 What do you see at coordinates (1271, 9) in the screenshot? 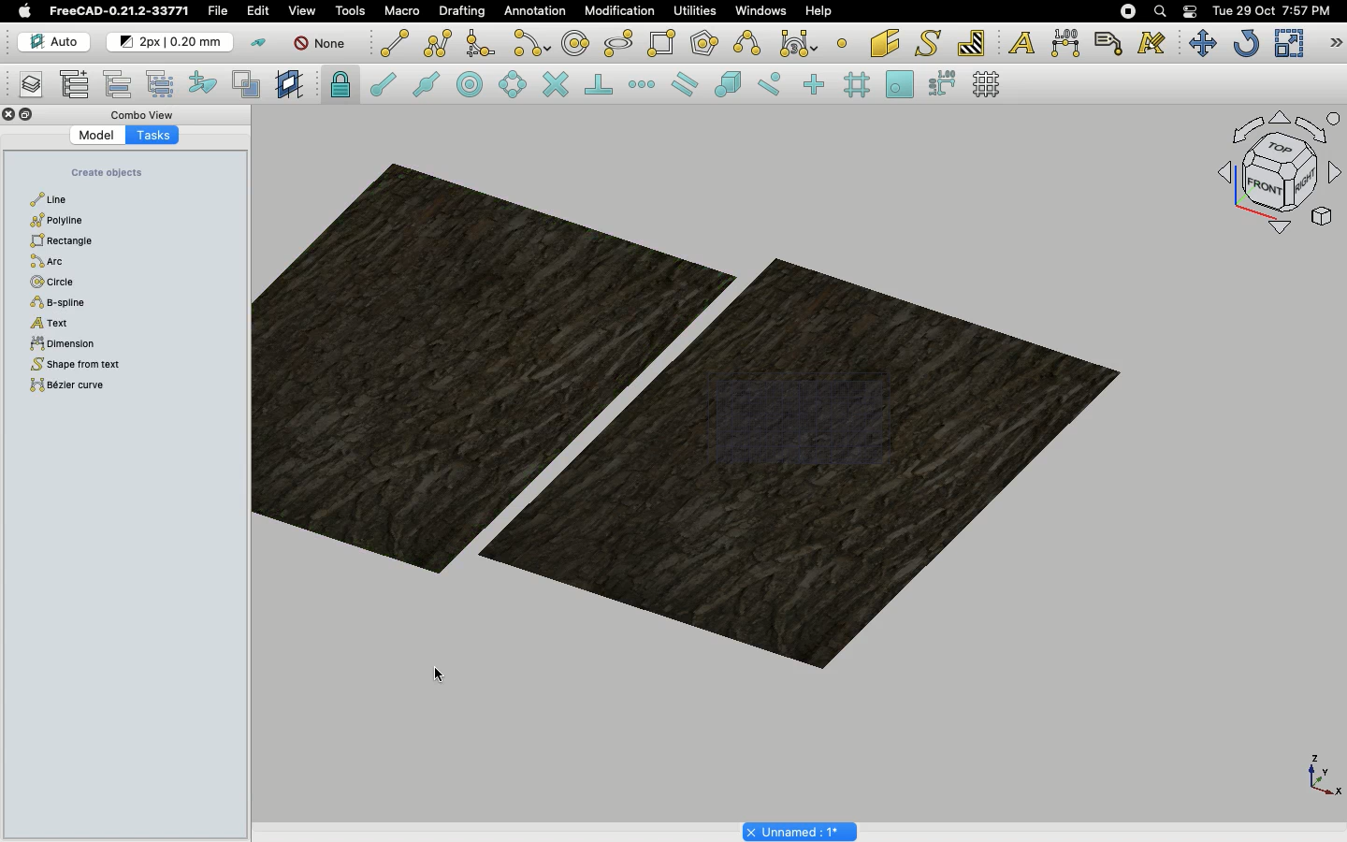
I see `Date/time` at bounding box center [1271, 9].